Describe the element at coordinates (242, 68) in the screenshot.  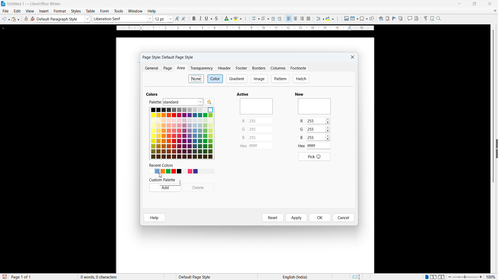
I see `Footer ` at that location.